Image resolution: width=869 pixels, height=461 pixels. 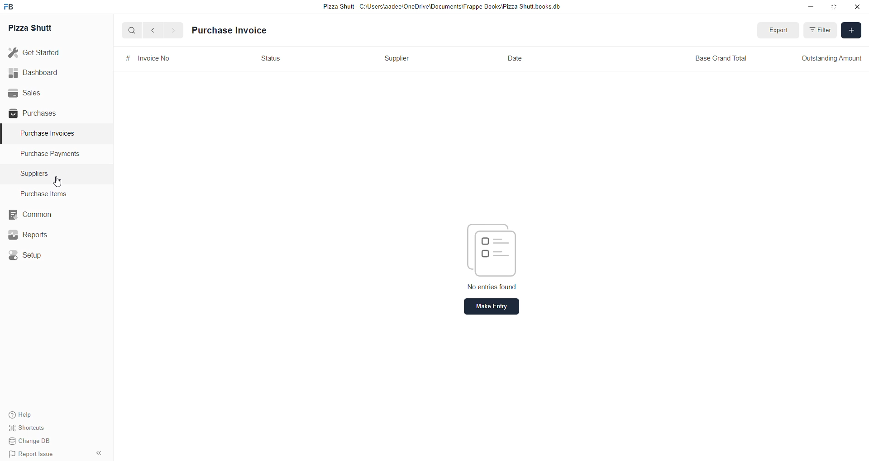 What do you see at coordinates (515, 59) in the screenshot?
I see `Date` at bounding box center [515, 59].